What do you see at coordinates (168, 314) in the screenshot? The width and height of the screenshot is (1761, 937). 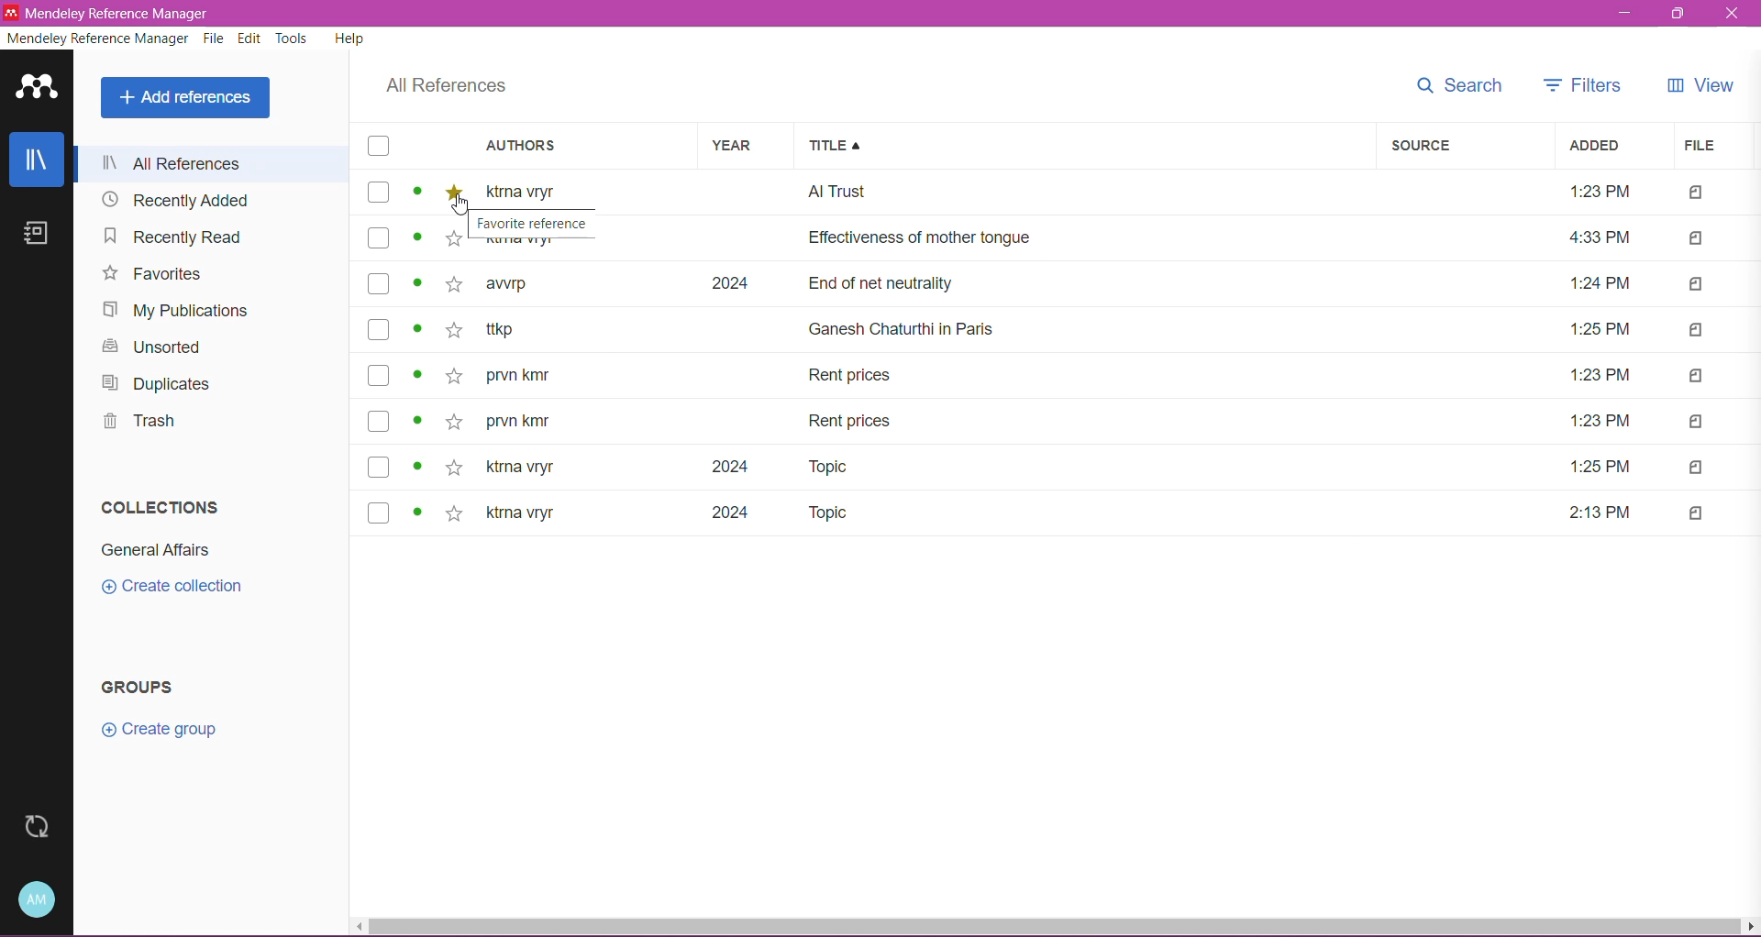 I see `My Publications` at bounding box center [168, 314].